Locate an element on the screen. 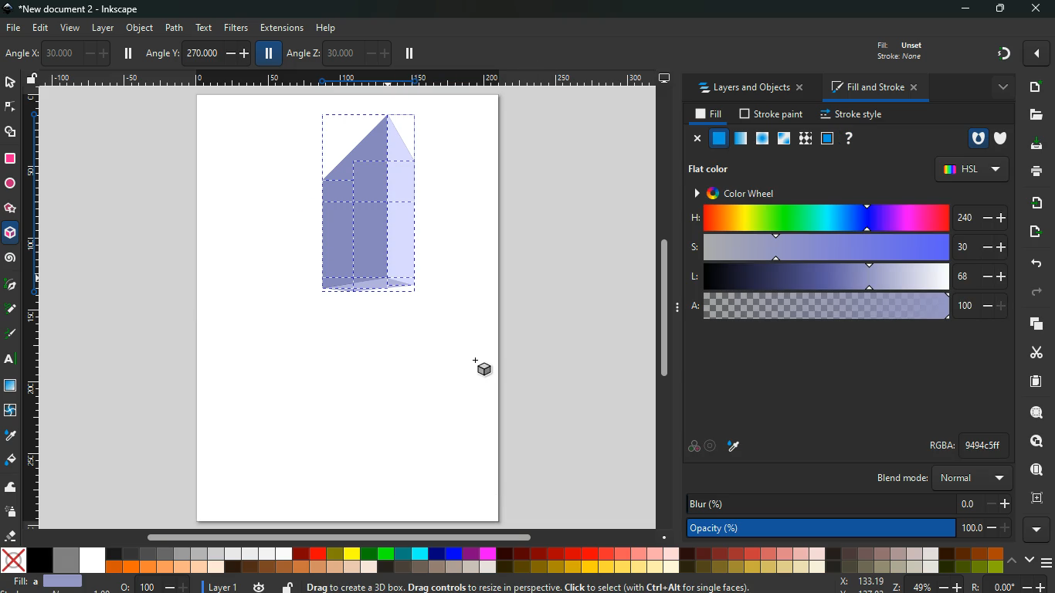 The height and width of the screenshot is (593, 1055). message is located at coordinates (563, 586).